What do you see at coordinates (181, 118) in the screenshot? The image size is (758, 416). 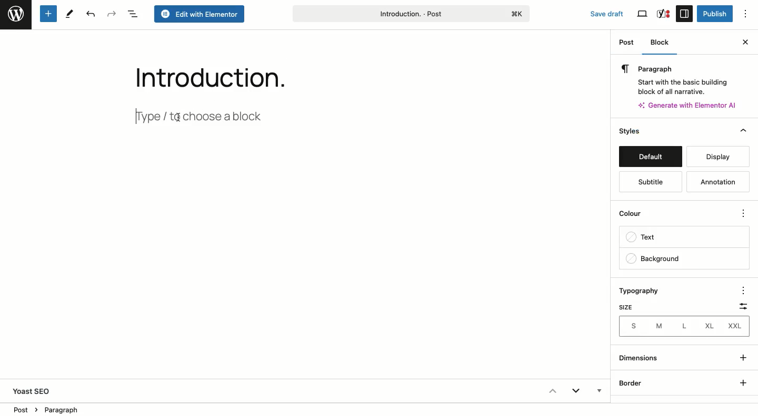 I see `Cursor` at bounding box center [181, 118].